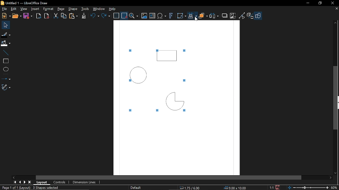 Image resolution: width=339 pixels, height=190 pixels. Describe the element at coordinates (46, 16) in the screenshot. I see `Export as pdf` at that location.